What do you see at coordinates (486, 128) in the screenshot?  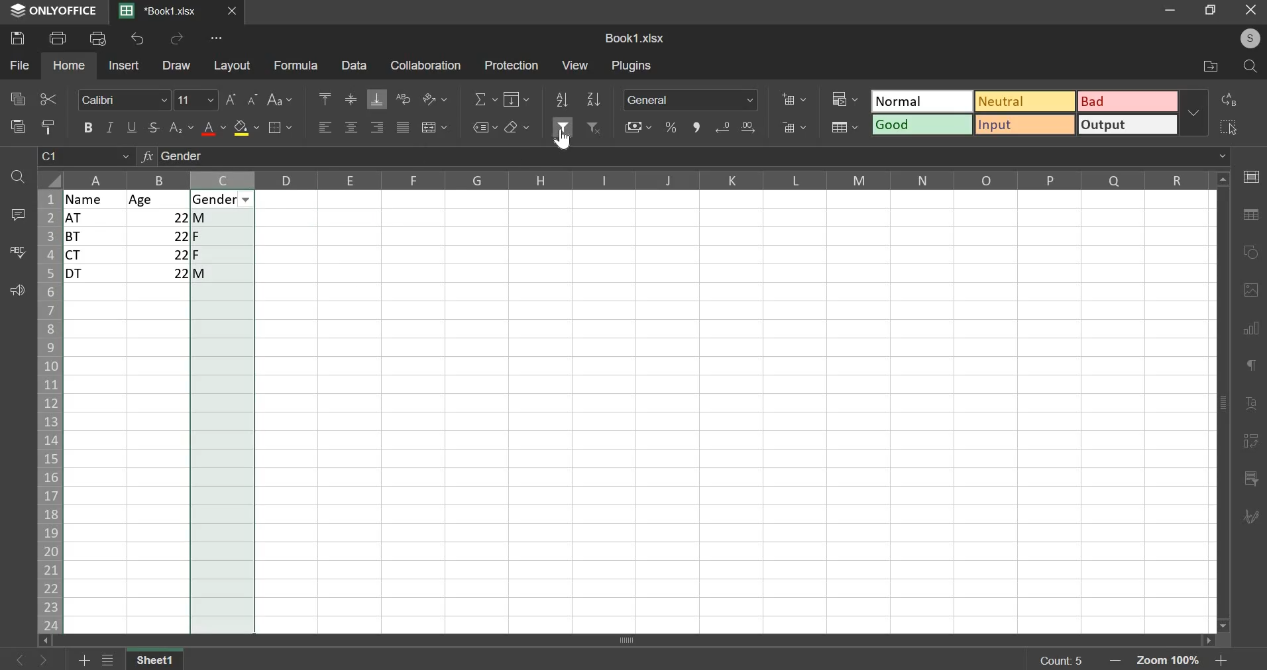 I see `named range` at bounding box center [486, 128].